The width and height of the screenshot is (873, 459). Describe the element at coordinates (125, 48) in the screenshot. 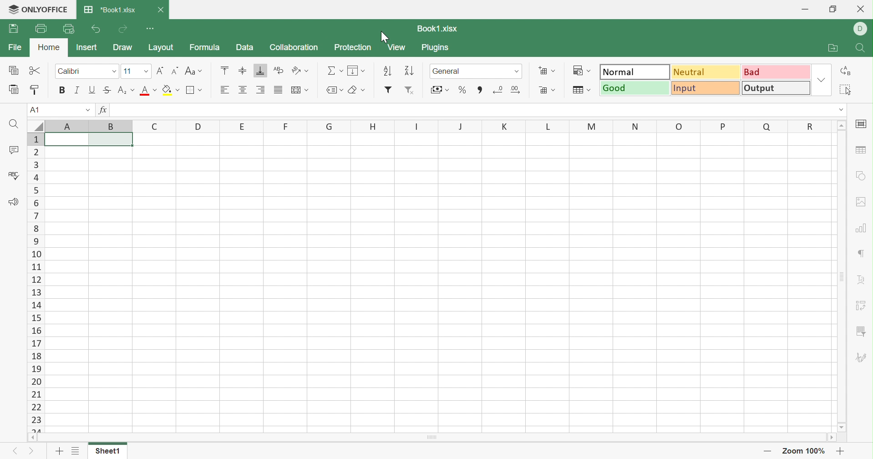

I see `Draw` at that location.